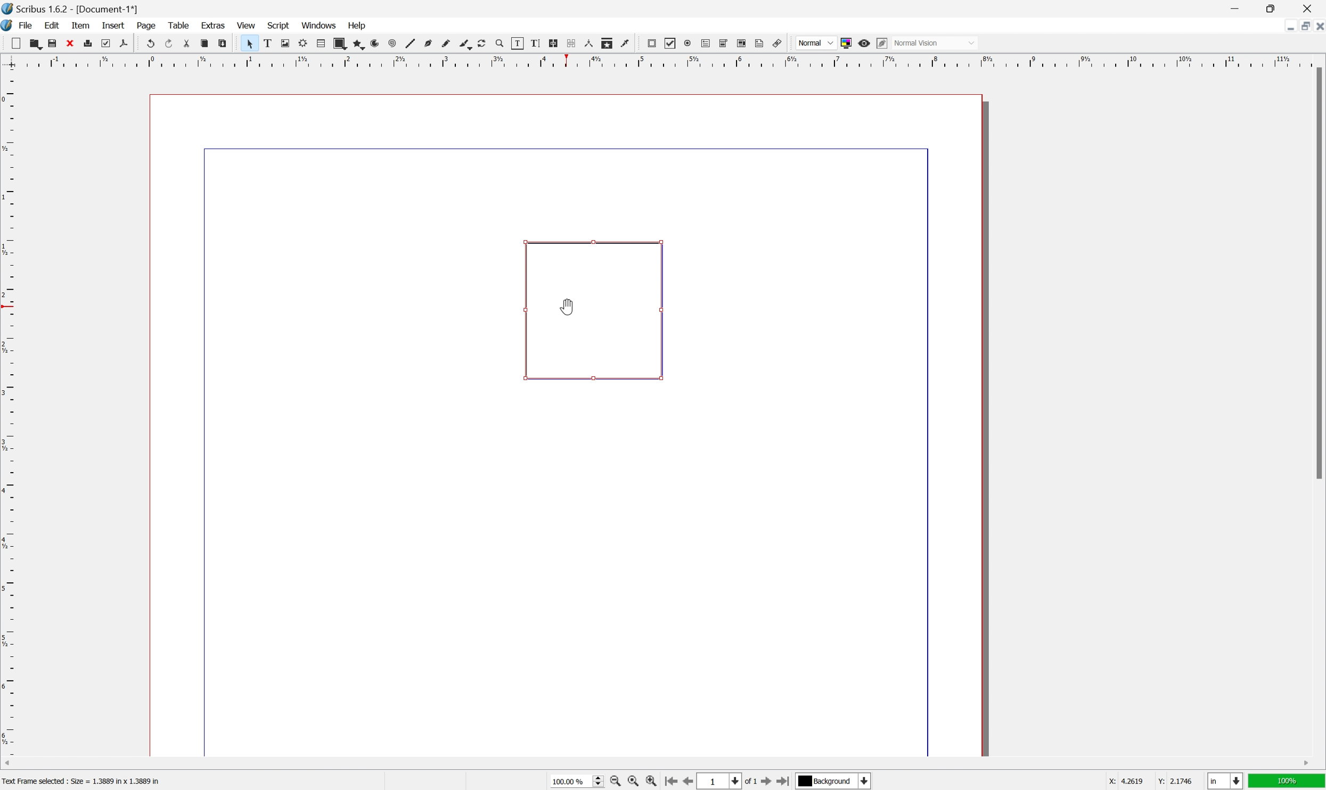  Describe the element at coordinates (375, 43) in the screenshot. I see `arc` at that location.